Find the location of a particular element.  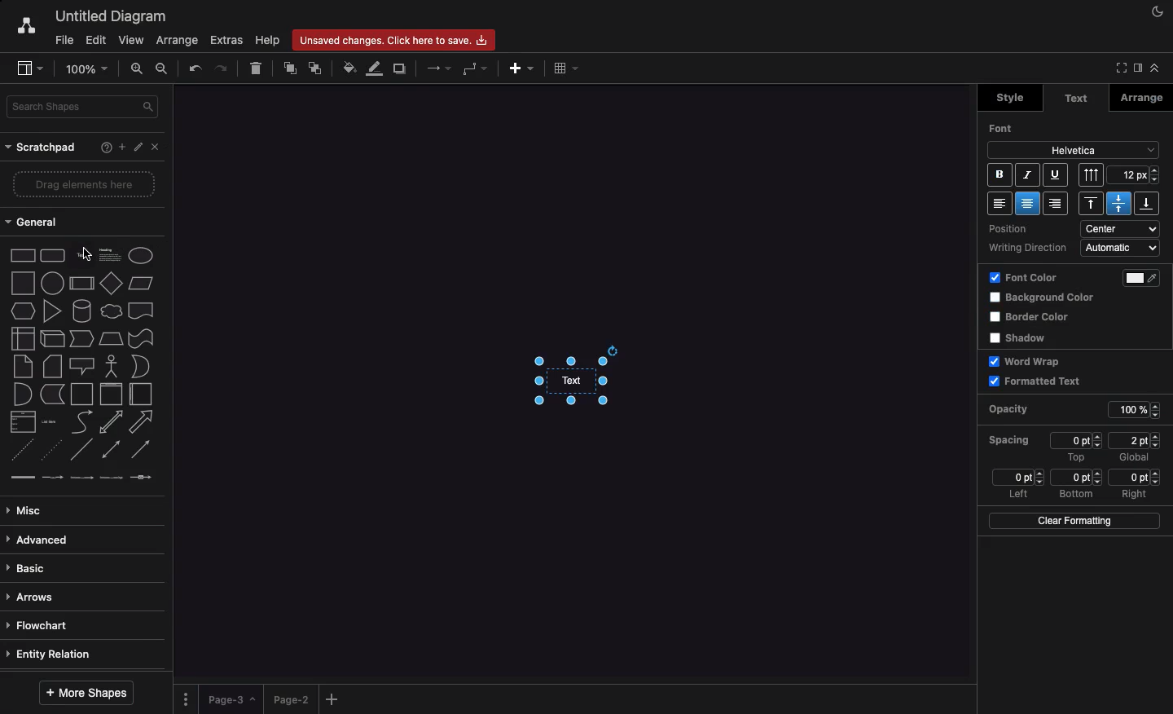

Italic is located at coordinates (1028, 175).